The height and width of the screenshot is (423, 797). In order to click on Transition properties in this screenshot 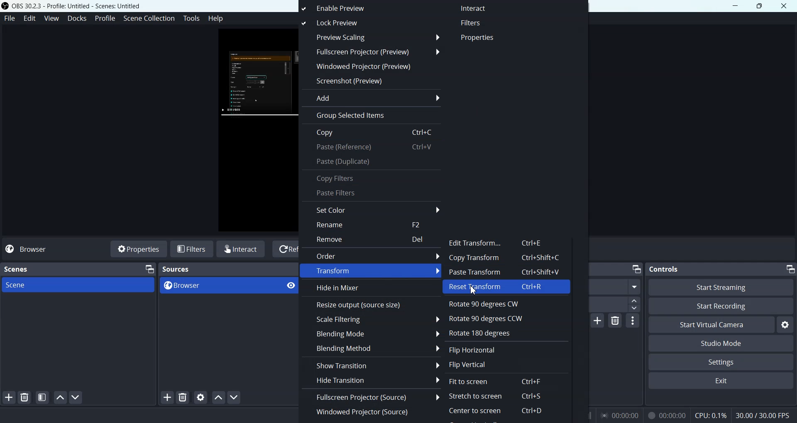, I will do `click(633, 322)`.